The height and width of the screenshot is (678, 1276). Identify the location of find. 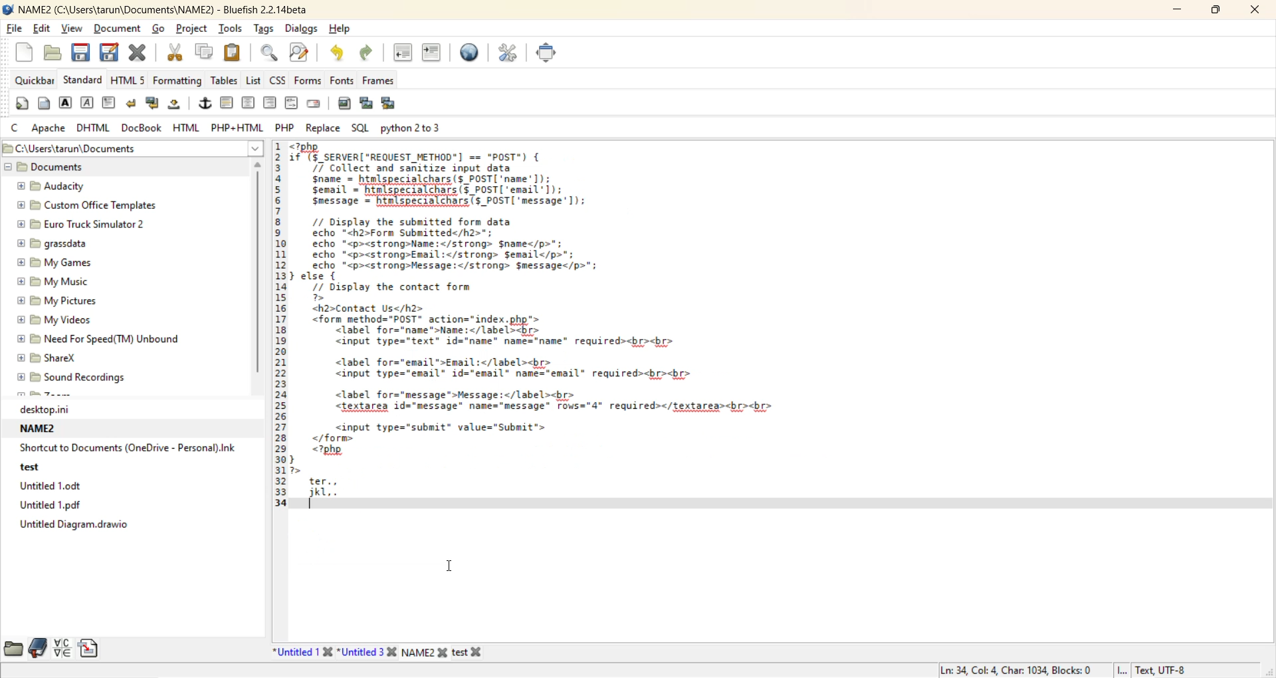
(270, 54).